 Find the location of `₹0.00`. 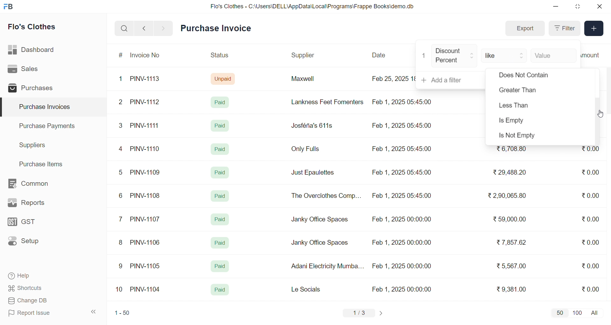

₹0.00 is located at coordinates (590, 242).